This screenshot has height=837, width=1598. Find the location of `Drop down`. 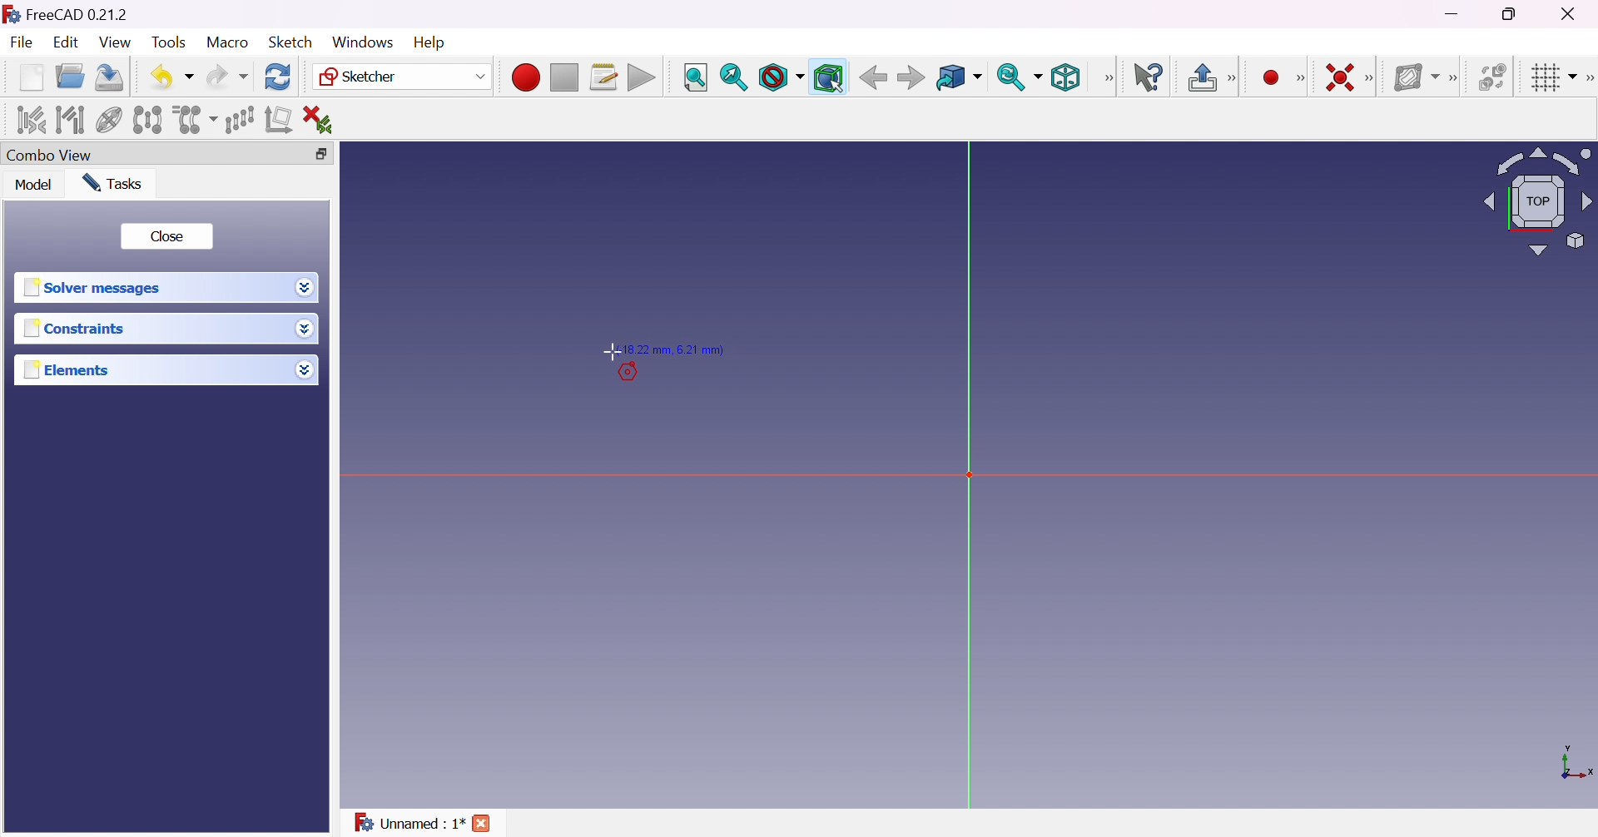

Drop down is located at coordinates (304, 366).